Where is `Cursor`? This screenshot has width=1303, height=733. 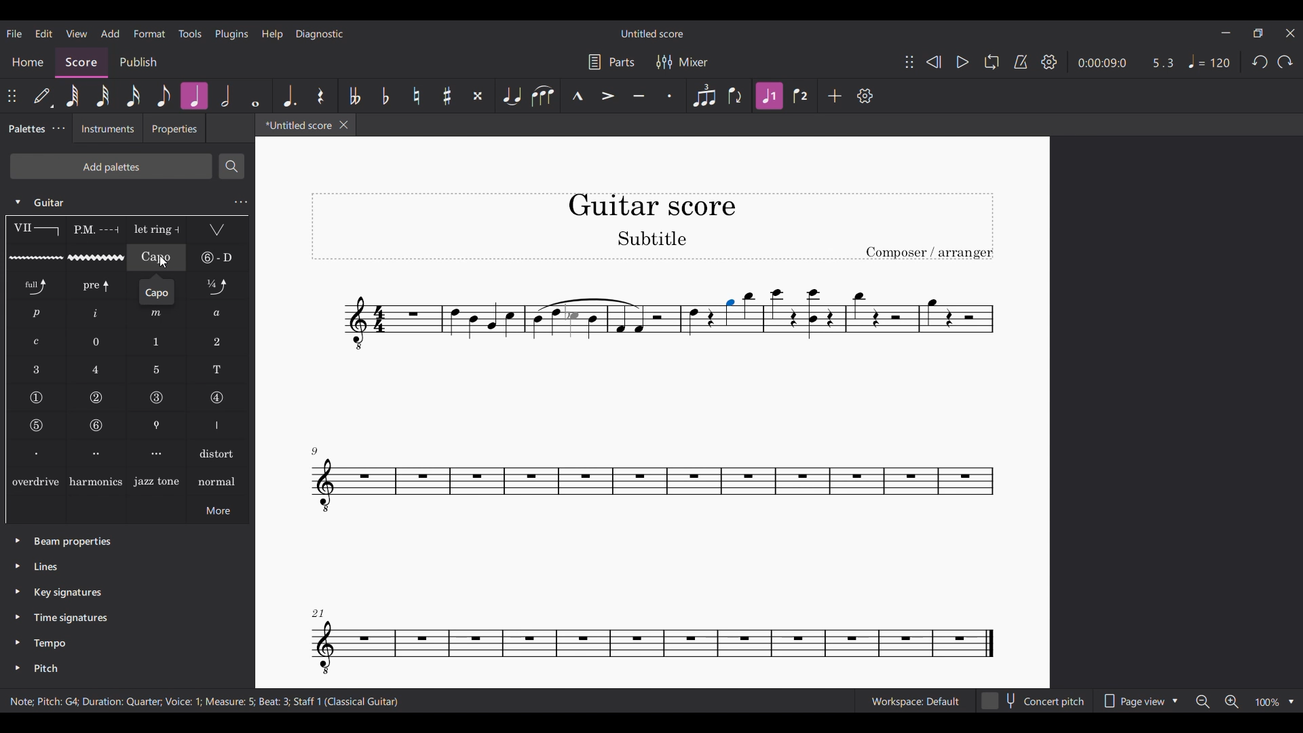
Cursor is located at coordinates (163, 262).